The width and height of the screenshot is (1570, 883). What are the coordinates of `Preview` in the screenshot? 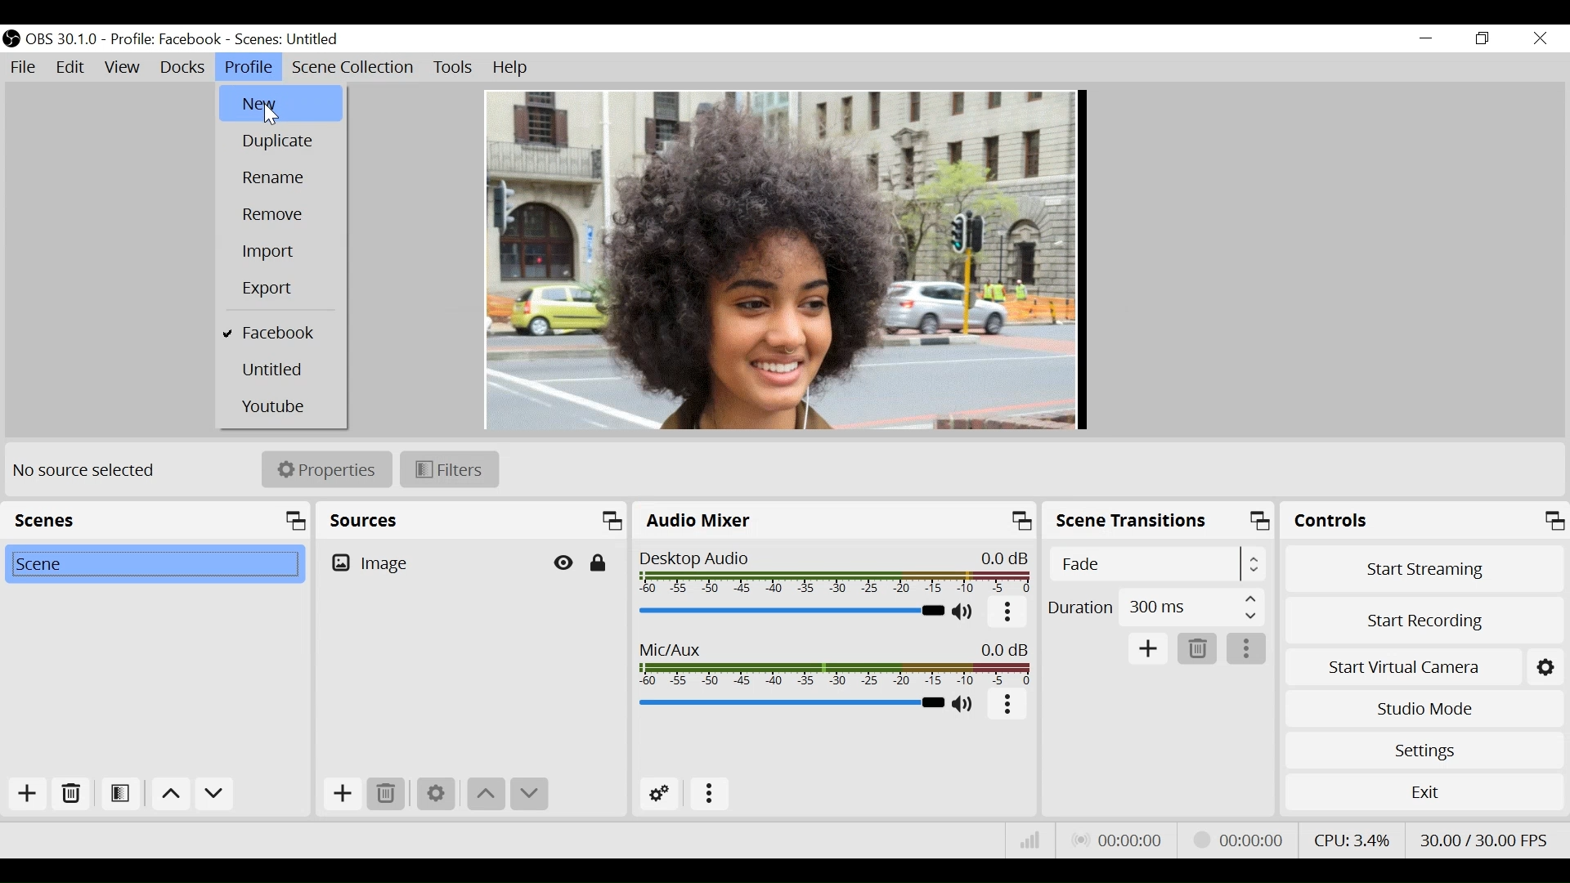 It's located at (783, 261).